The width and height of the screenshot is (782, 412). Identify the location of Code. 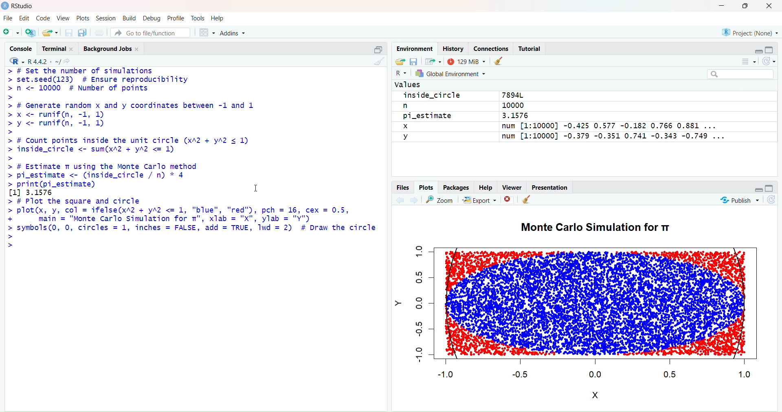
(43, 18).